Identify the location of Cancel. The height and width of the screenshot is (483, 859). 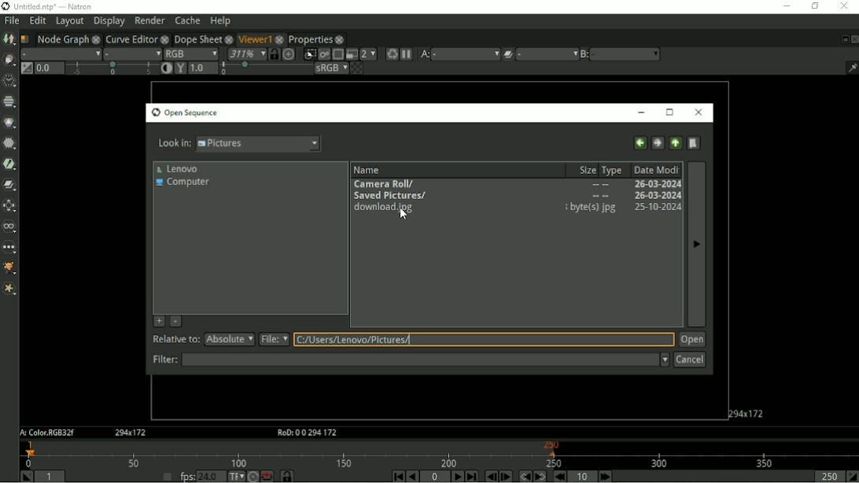
(689, 360).